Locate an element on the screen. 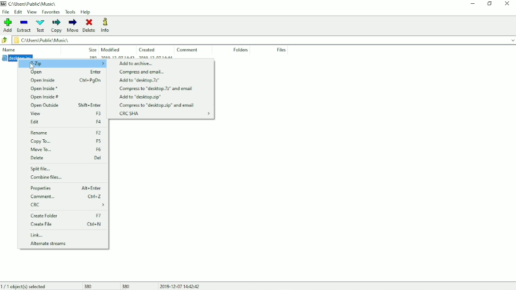 The image size is (516, 290). Copy To is located at coordinates (67, 141).